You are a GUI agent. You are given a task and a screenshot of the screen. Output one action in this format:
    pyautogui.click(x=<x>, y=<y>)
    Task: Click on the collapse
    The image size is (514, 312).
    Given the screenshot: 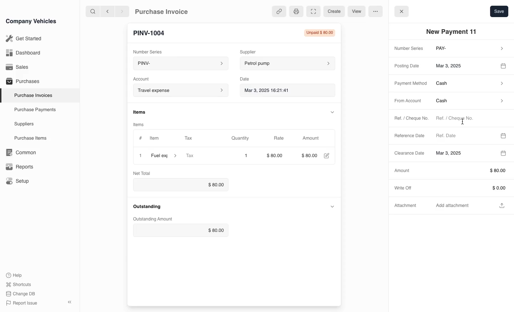 What is the action you would take?
    pyautogui.click(x=331, y=111)
    